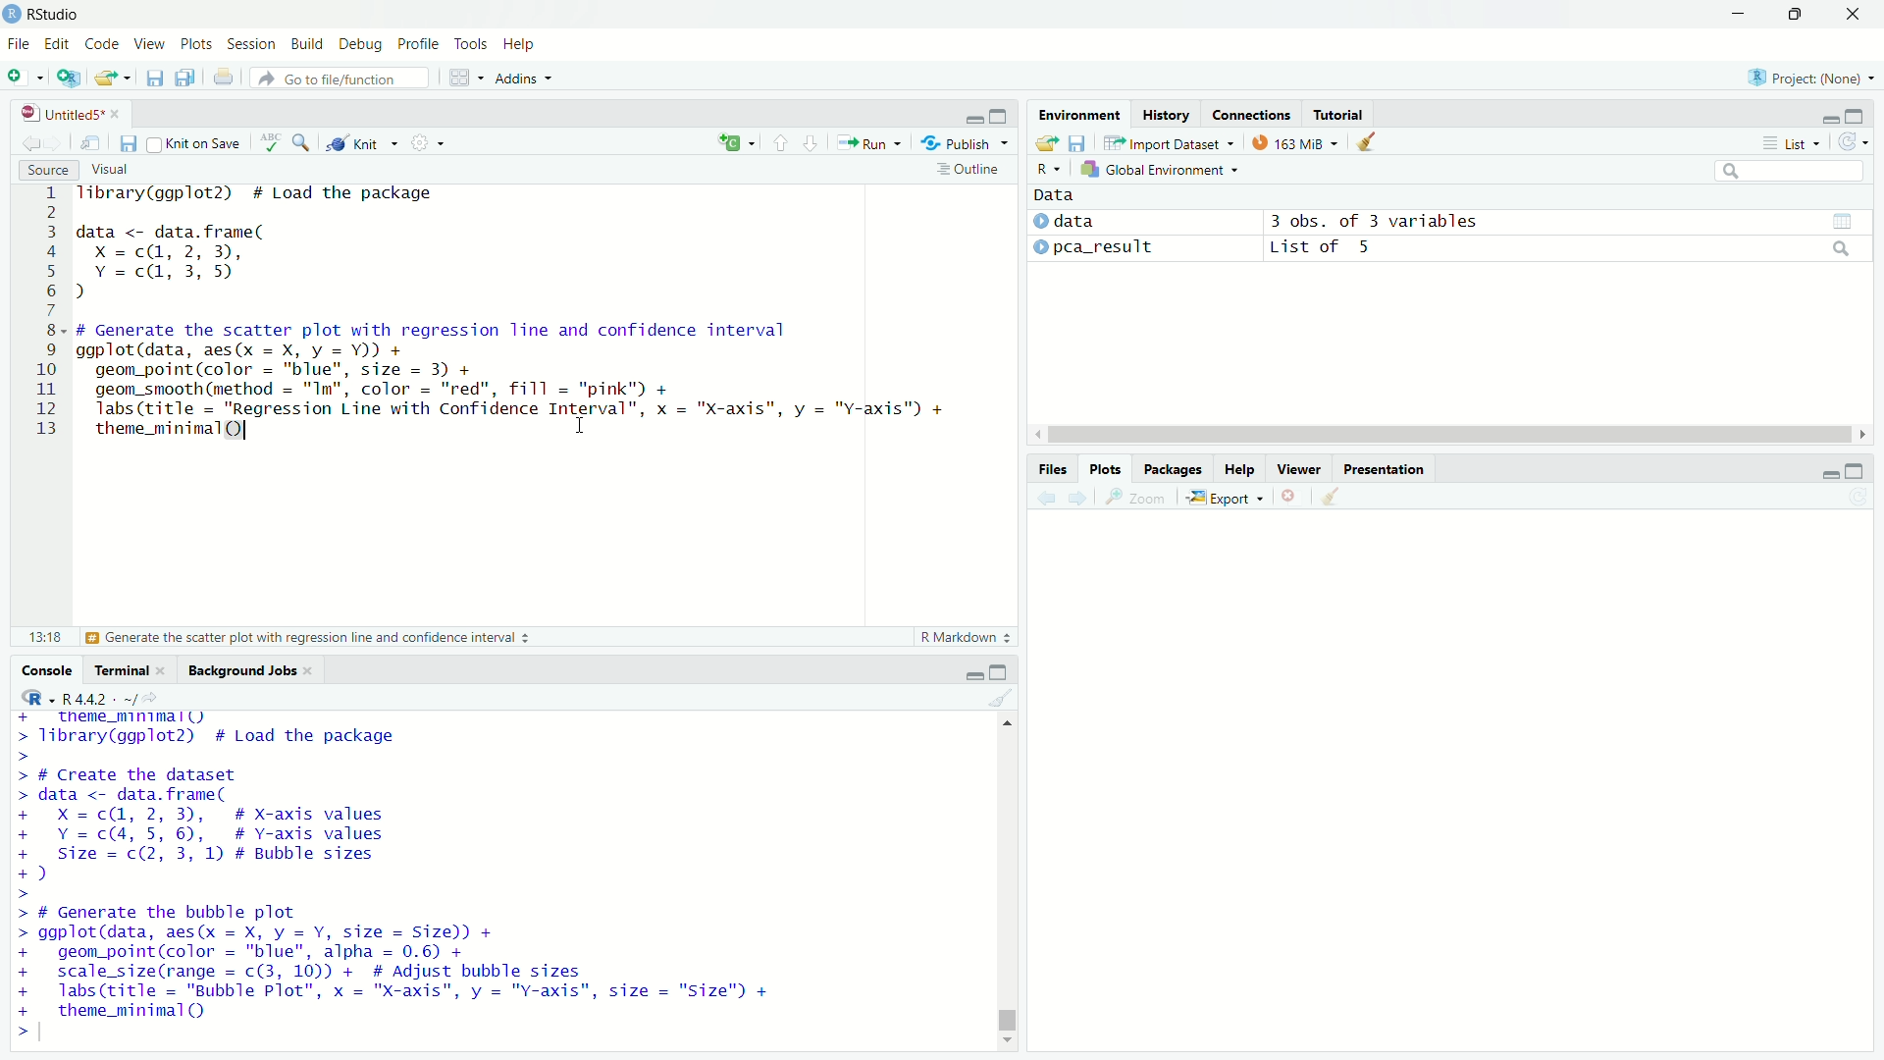  I want to click on Addins, so click(523, 78).